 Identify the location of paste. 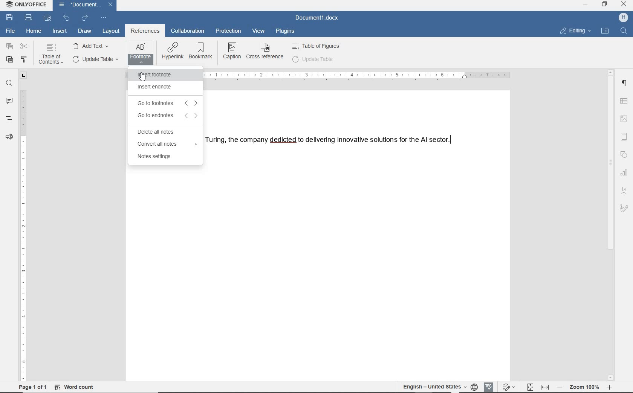
(9, 60).